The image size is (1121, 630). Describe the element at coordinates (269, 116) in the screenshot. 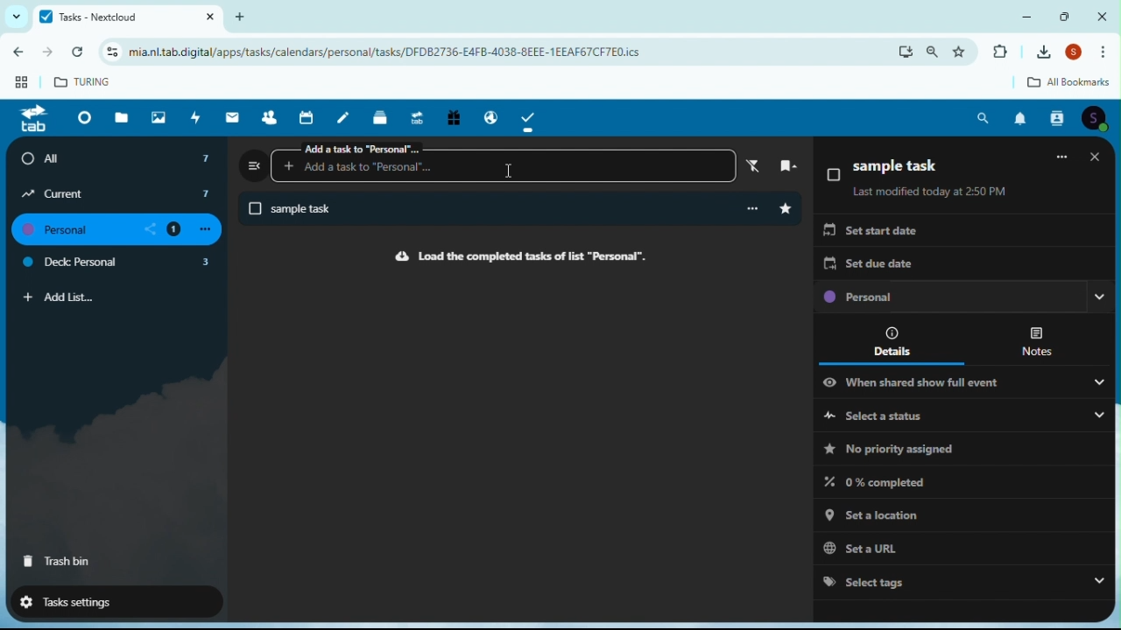

I see `Contacts` at that location.